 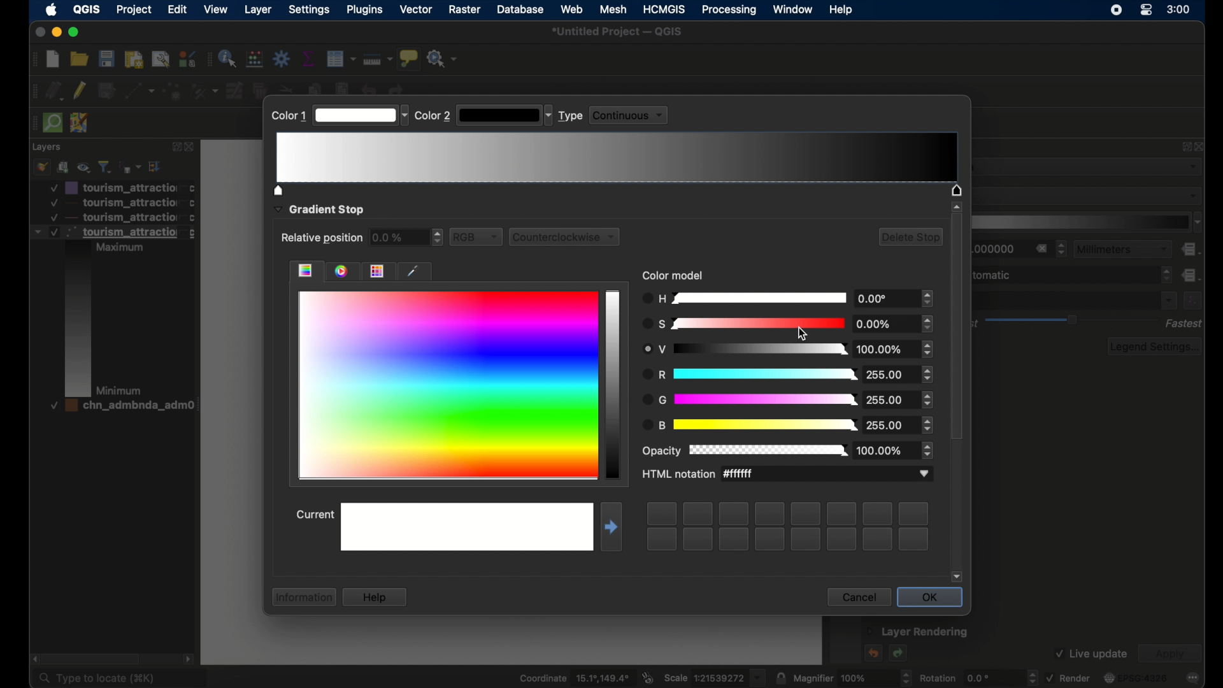 I want to click on close, so click(x=39, y=32).